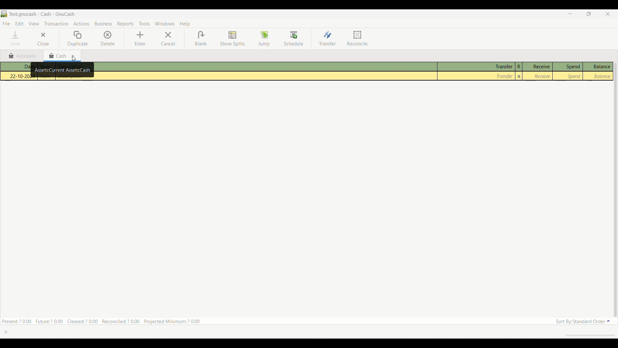 This screenshot has height=348, width=618. Describe the element at coordinates (6, 24) in the screenshot. I see `File` at that location.